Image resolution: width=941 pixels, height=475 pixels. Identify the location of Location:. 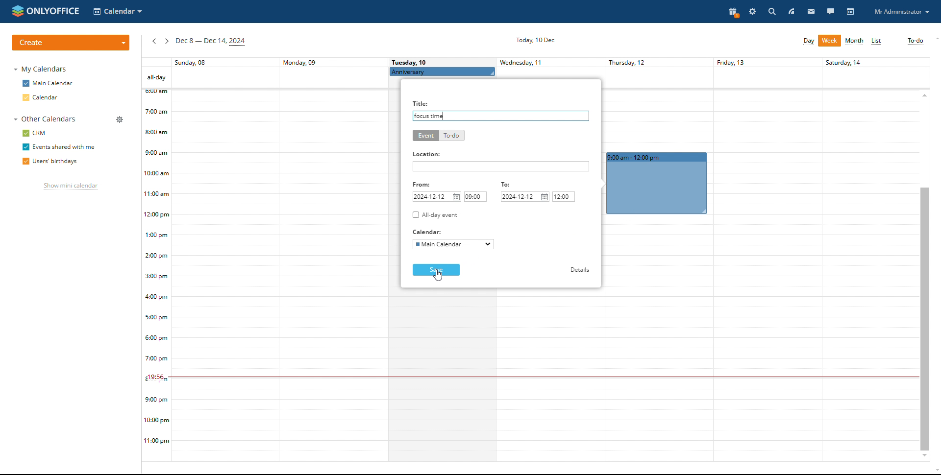
(427, 154).